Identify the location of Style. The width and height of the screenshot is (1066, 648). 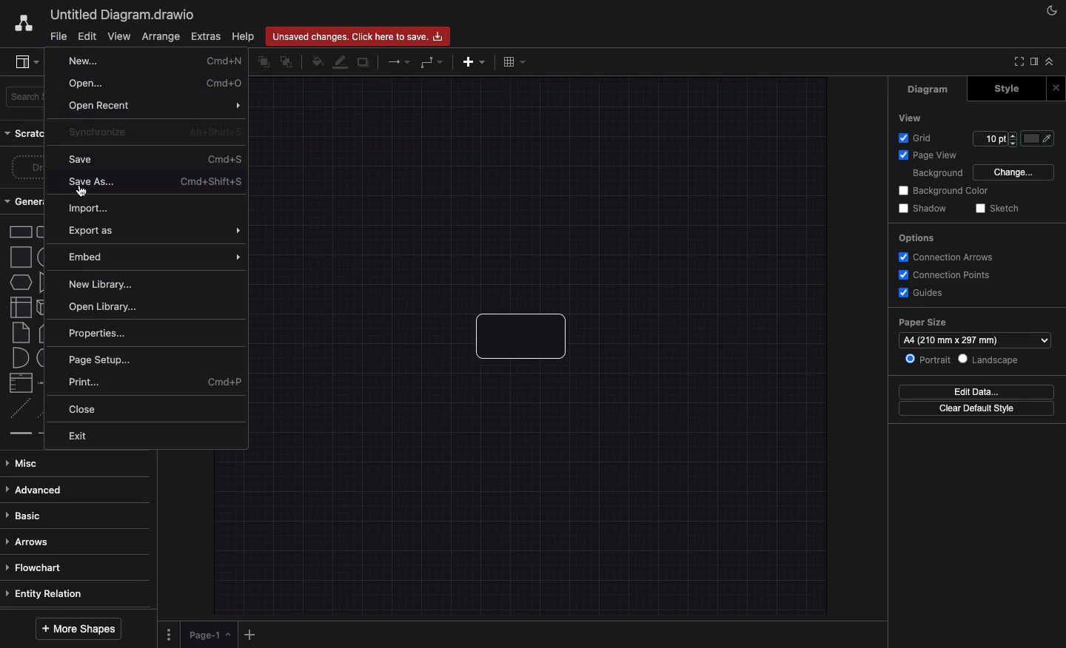
(1016, 89).